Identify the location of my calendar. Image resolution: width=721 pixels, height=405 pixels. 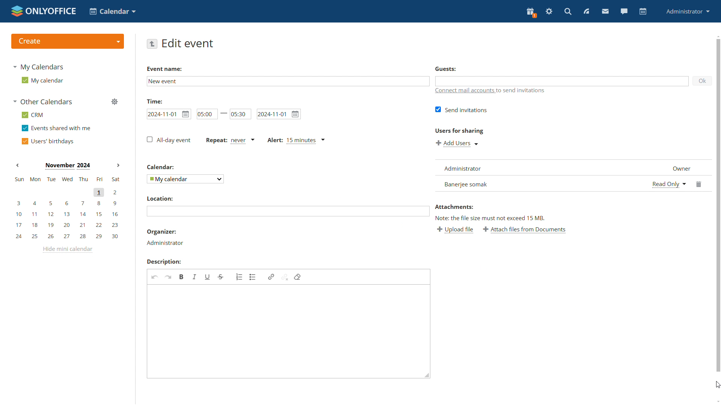
(44, 81).